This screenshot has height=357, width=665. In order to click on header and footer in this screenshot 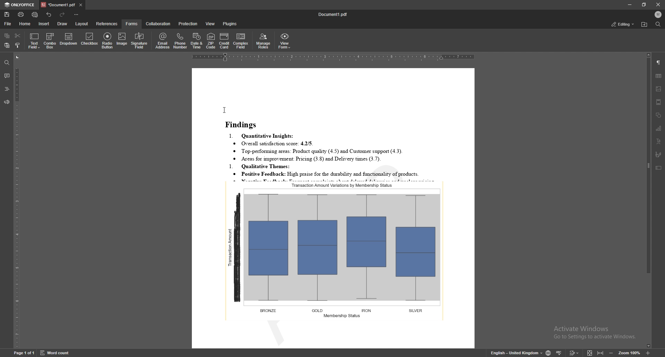, I will do `click(658, 102)`.